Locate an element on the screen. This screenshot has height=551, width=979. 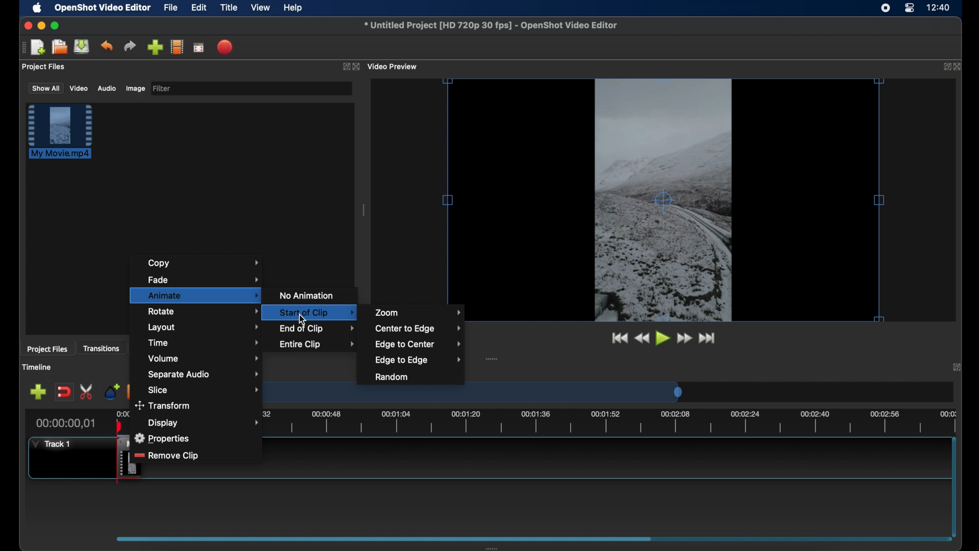
transitions is located at coordinates (102, 349).